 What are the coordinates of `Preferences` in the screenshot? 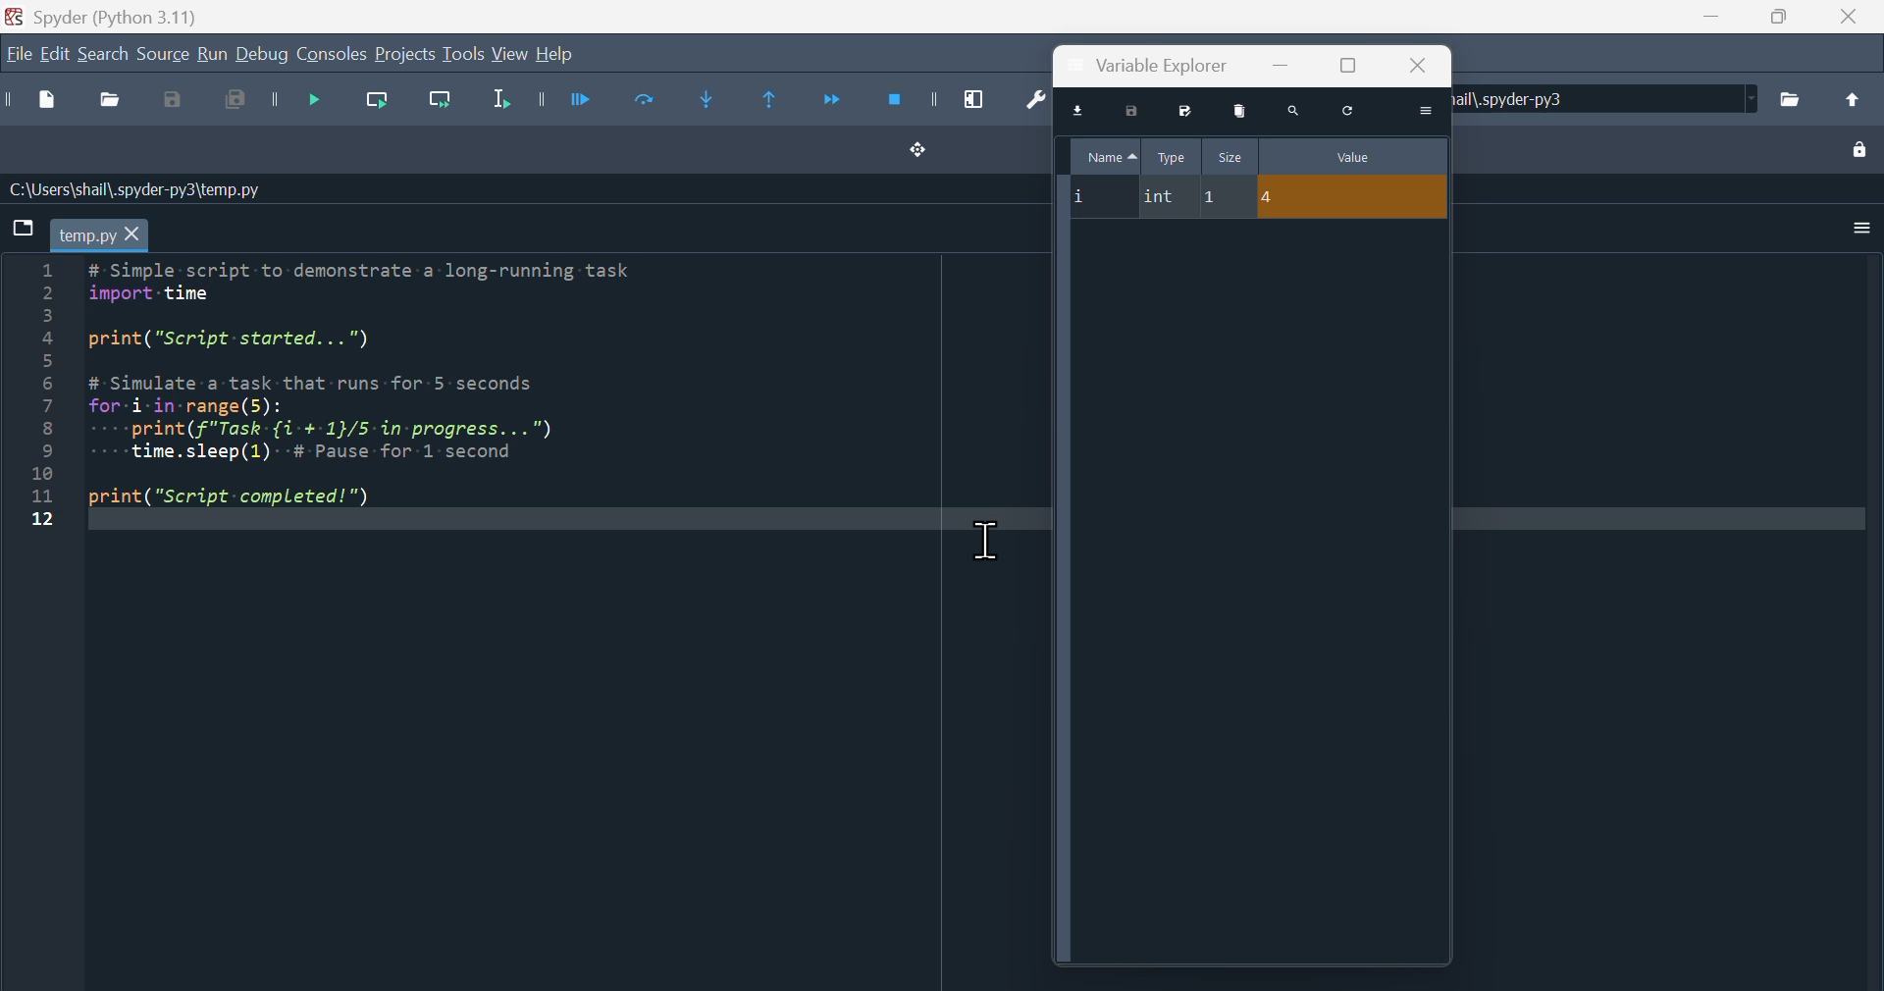 It's located at (1030, 101).